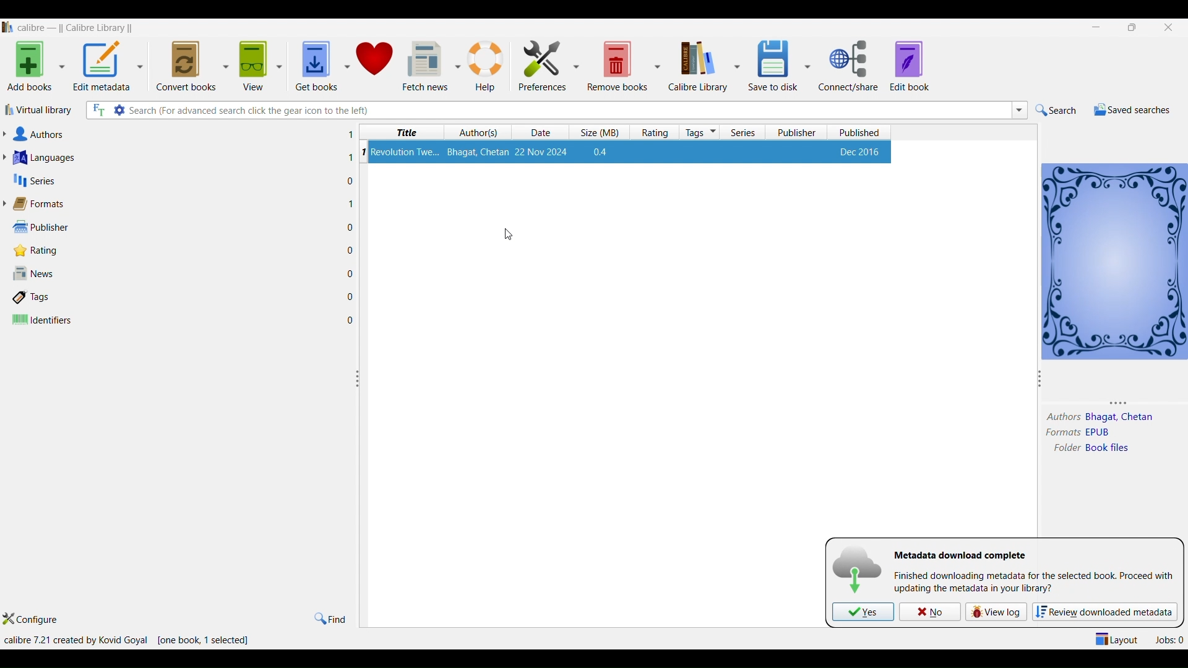 The image size is (1188, 668). Describe the element at coordinates (358, 381) in the screenshot. I see `resize` at that location.